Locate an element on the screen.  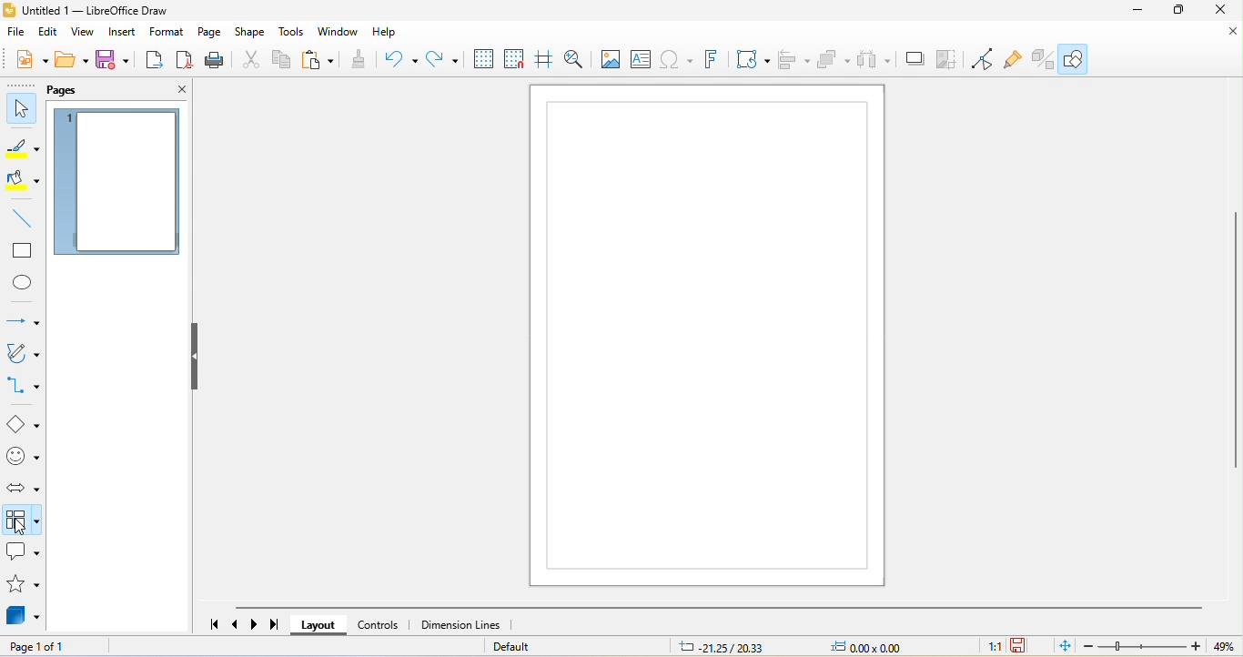
scroll to last page is located at coordinates (274, 625).